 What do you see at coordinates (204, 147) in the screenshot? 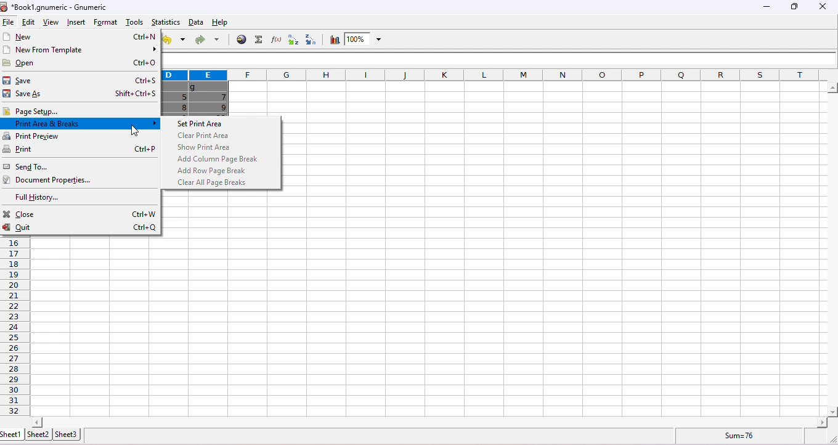
I see `show print area` at bounding box center [204, 147].